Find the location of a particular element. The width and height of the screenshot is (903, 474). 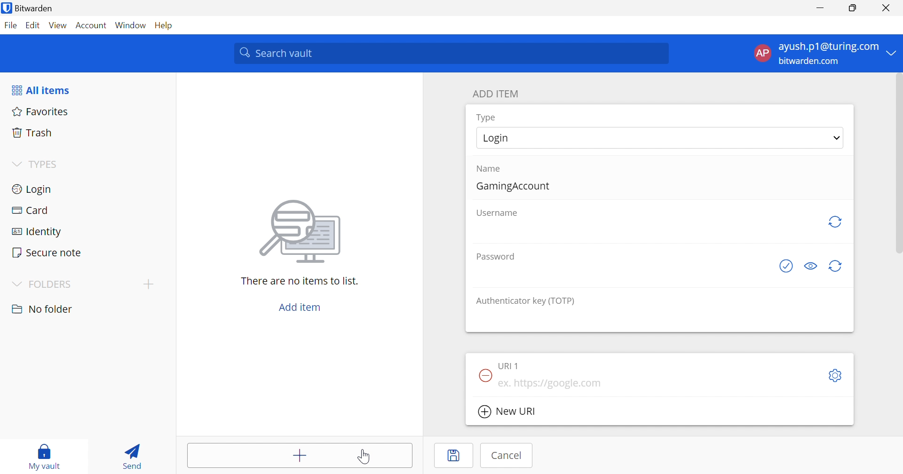

bitwarden.com is located at coordinates (809, 62).